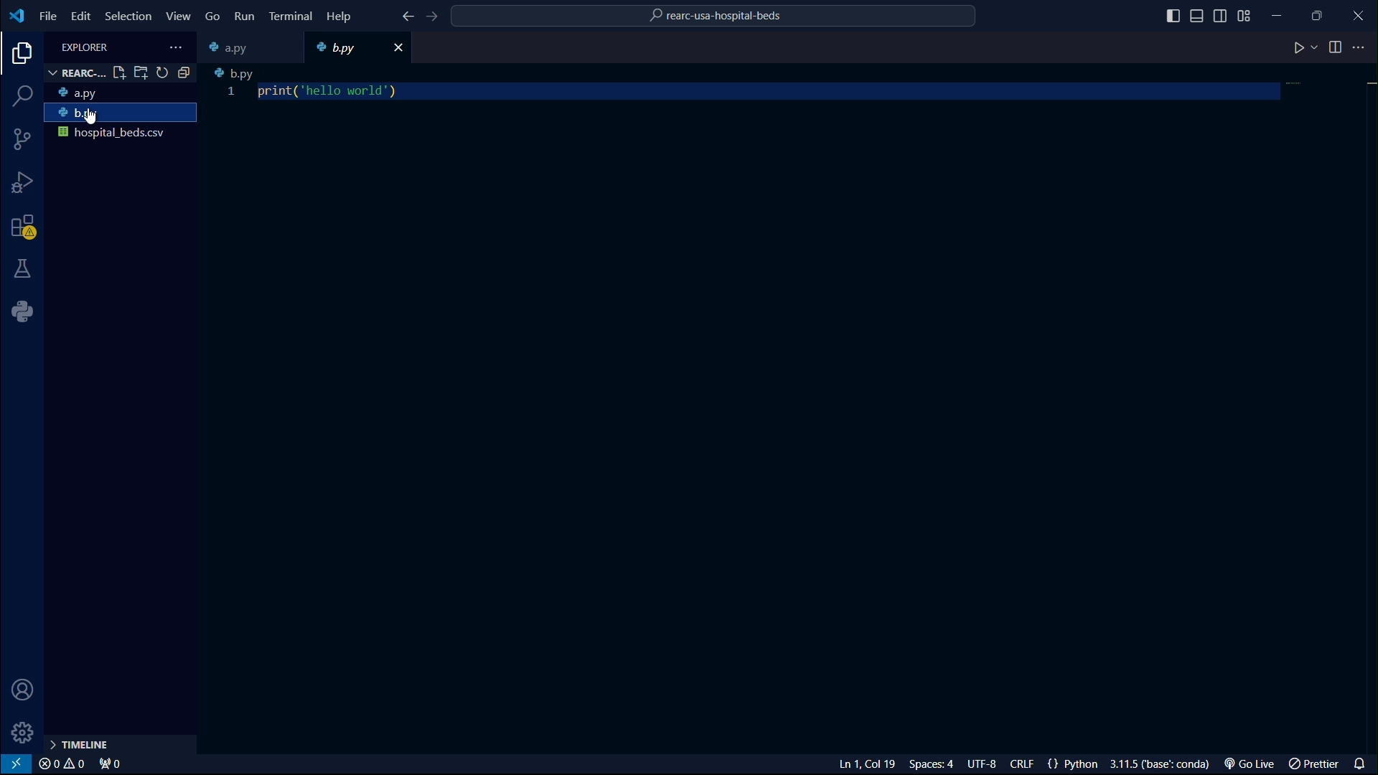 The image size is (1378, 775). Describe the element at coordinates (334, 91) in the screenshot. I see `print('hello turing')` at that location.